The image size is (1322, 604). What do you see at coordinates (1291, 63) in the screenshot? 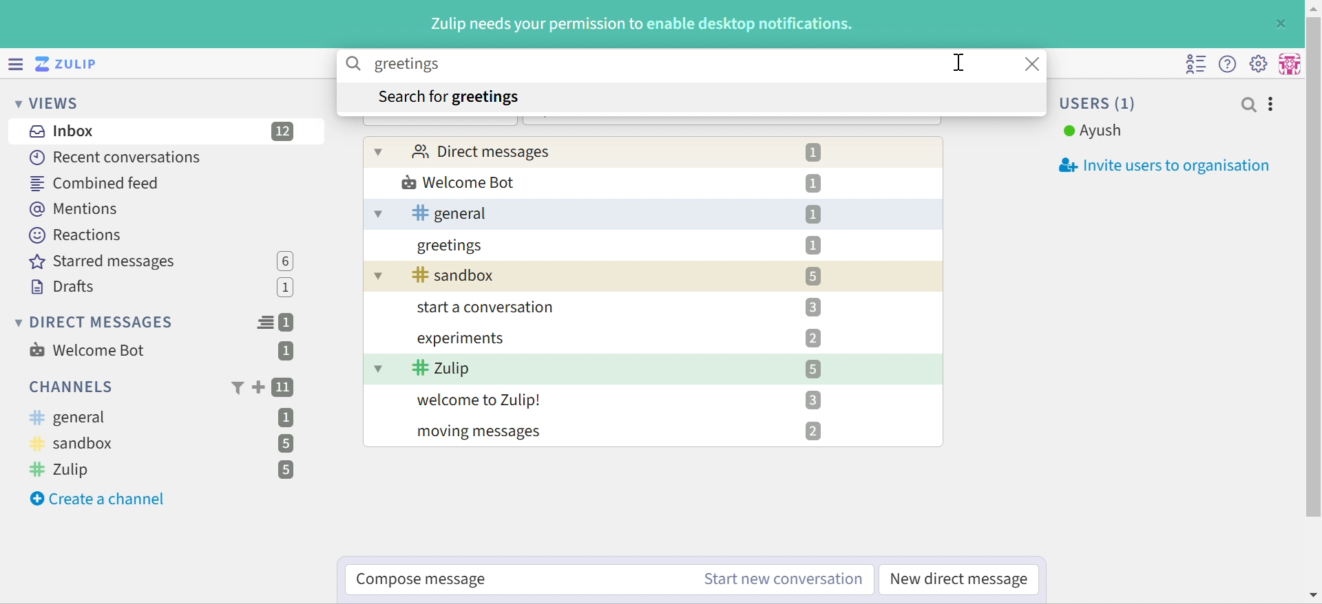
I see `Personal menu` at bounding box center [1291, 63].